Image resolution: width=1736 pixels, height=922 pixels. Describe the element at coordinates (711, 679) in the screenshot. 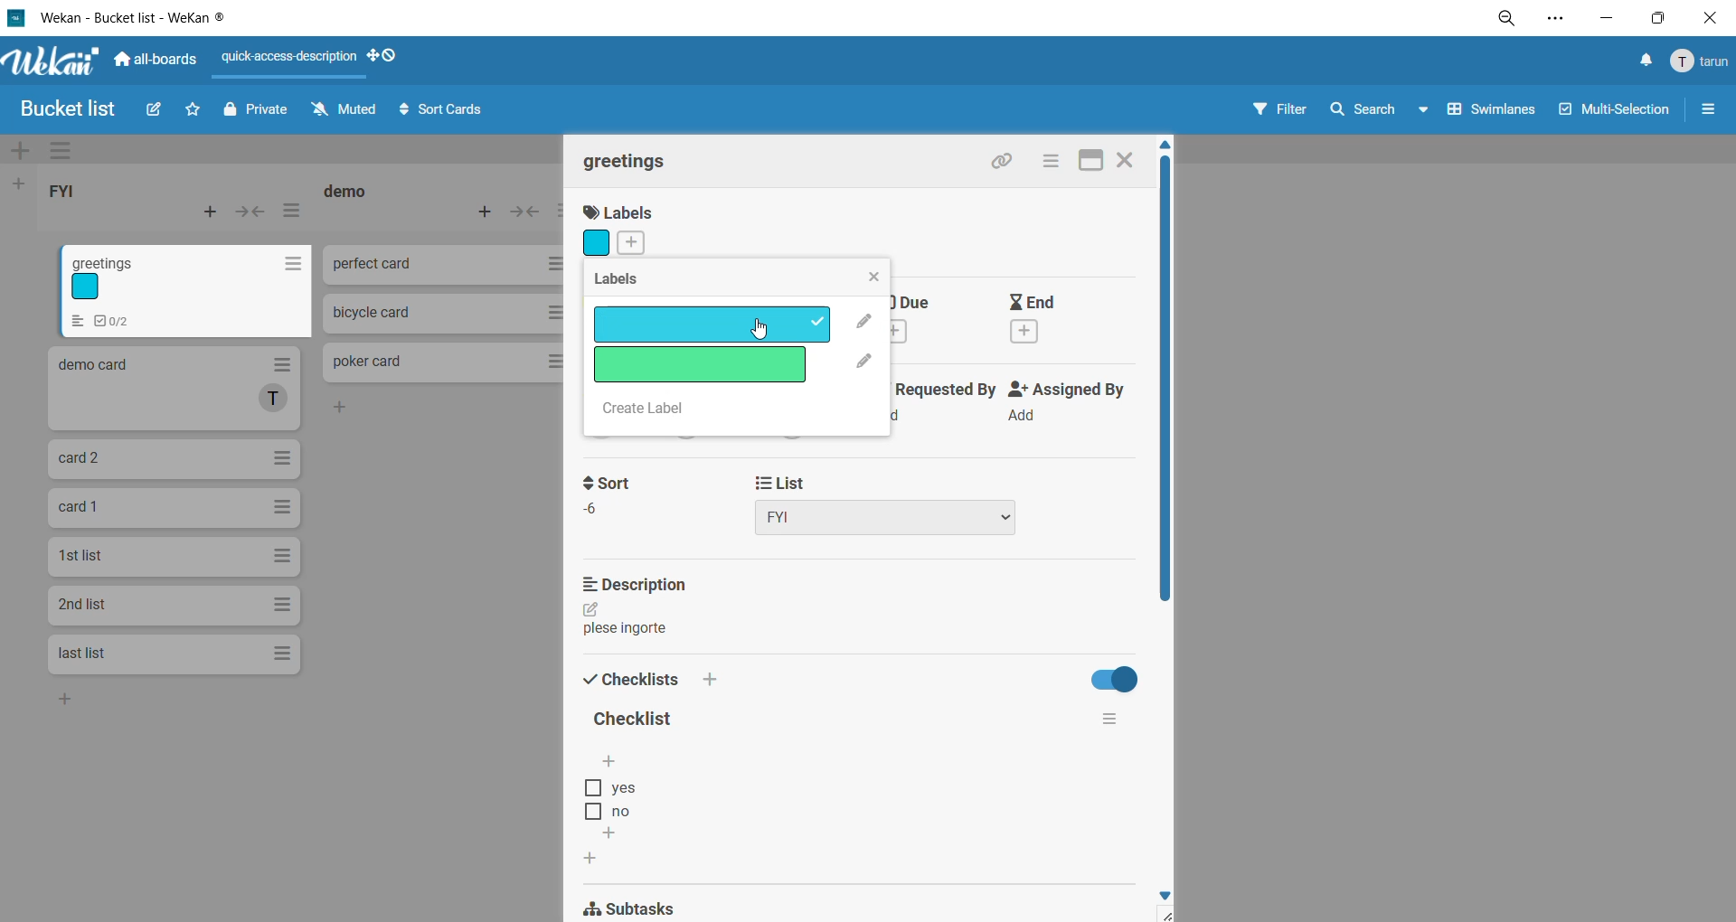

I see `add checklist` at that location.